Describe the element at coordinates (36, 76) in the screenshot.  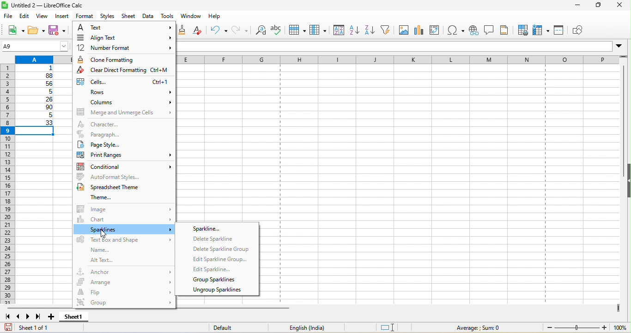
I see `88` at that location.